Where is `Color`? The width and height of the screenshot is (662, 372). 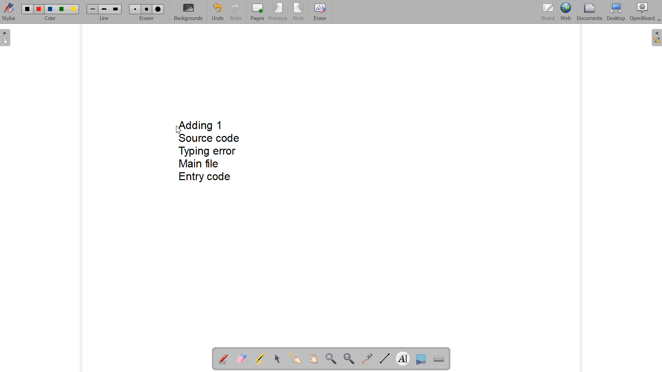
Color is located at coordinates (51, 19).